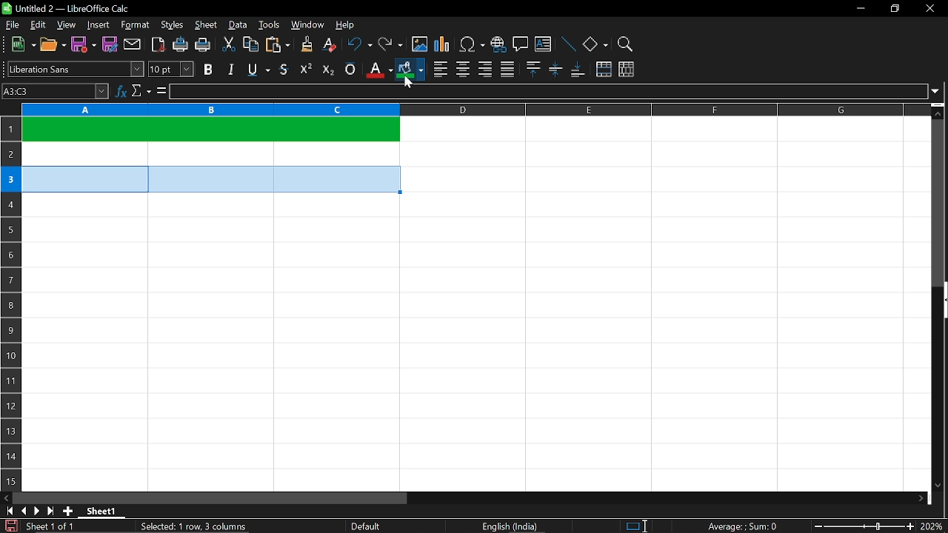  What do you see at coordinates (922, 497) in the screenshot?
I see `move right` at bounding box center [922, 497].